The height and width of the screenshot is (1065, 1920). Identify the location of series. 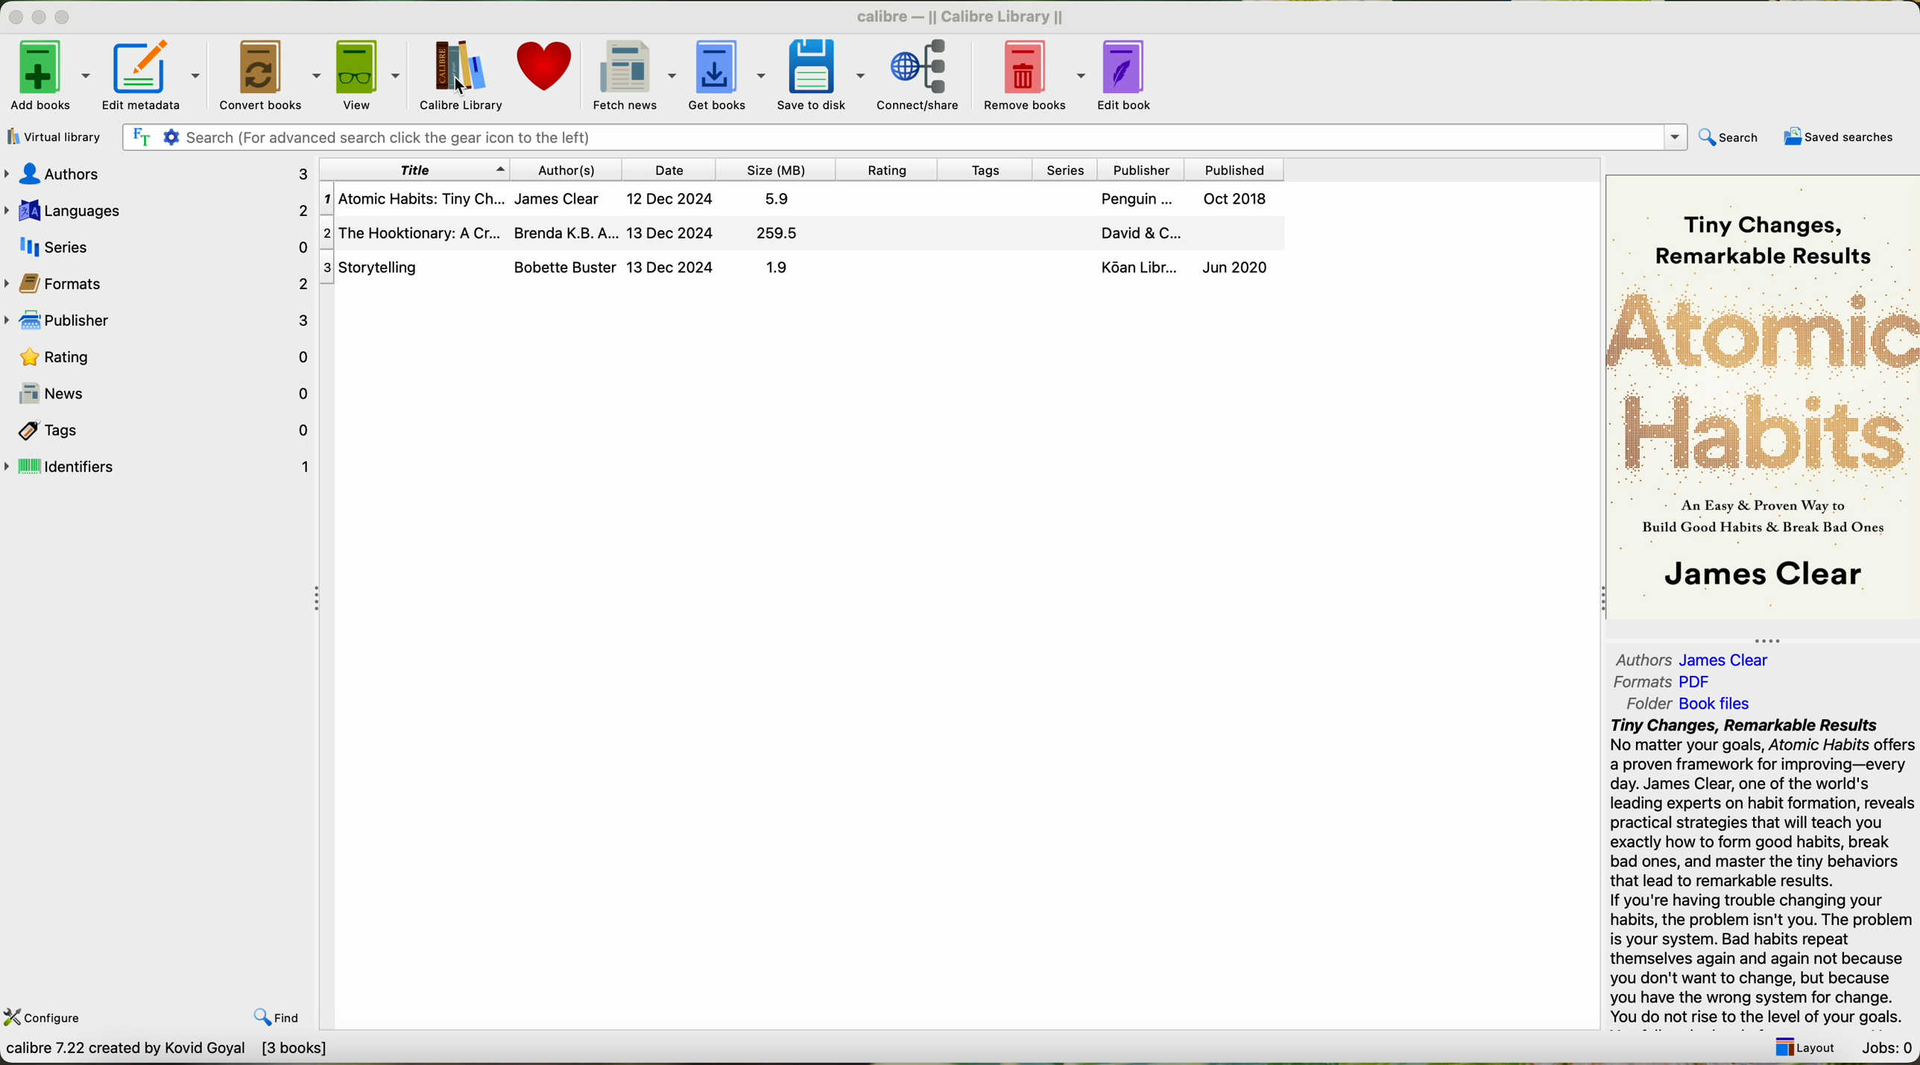
(159, 246).